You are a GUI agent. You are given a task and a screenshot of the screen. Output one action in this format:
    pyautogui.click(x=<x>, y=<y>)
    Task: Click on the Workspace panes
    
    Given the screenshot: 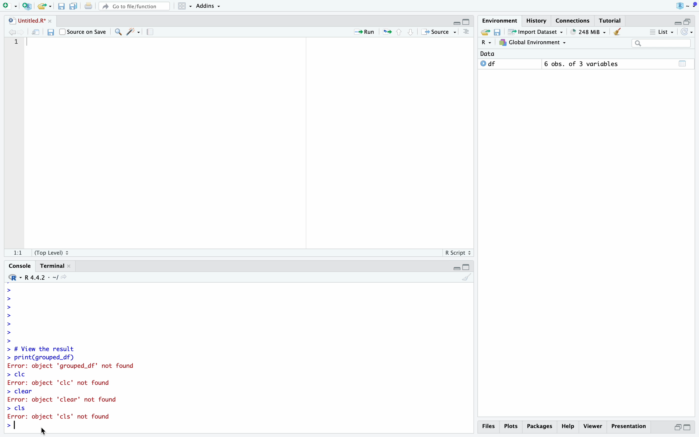 What is the action you would take?
    pyautogui.click(x=183, y=6)
    